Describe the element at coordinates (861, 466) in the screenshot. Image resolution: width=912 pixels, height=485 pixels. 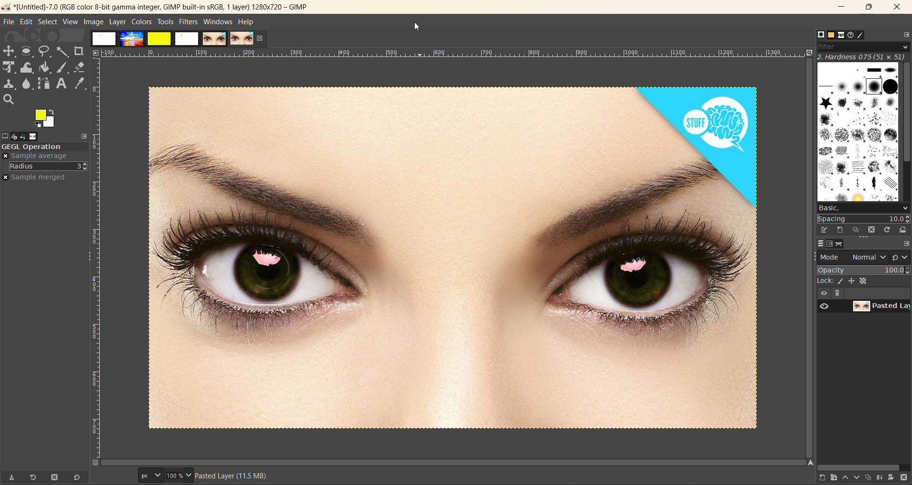
I see `horizontal scroll bar` at that location.